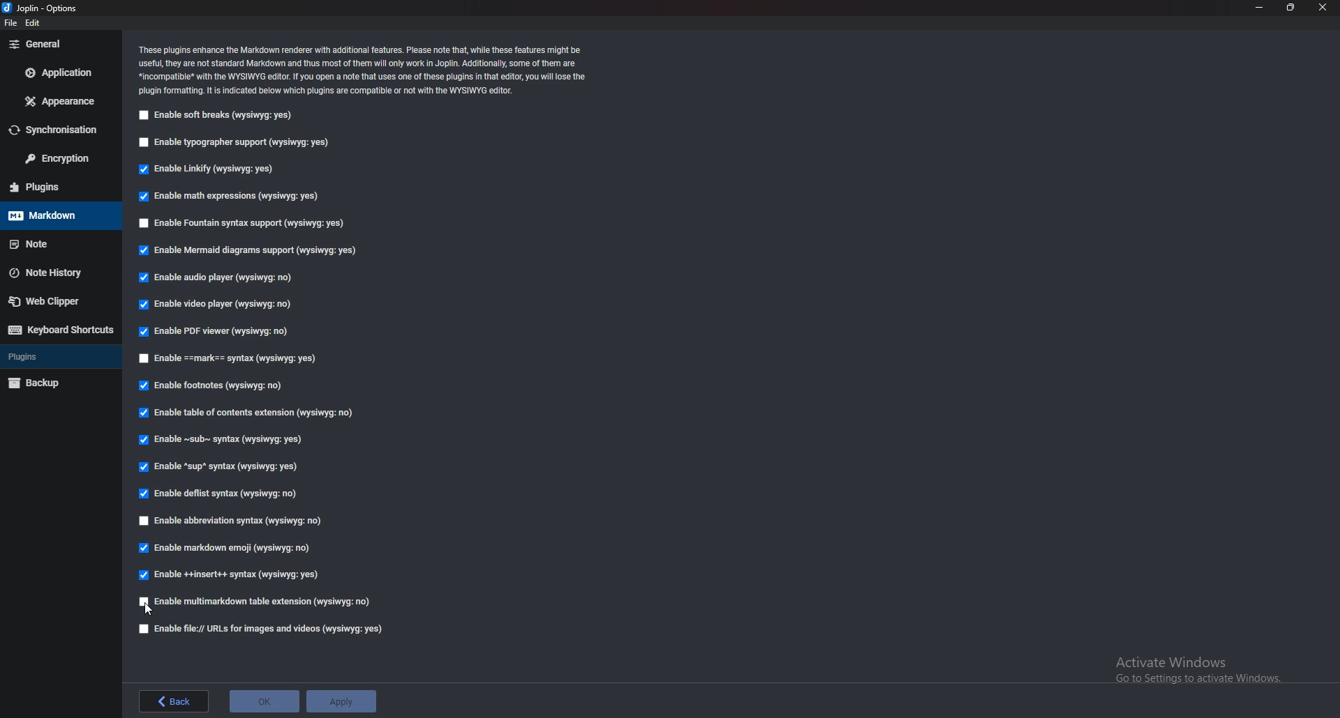 The height and width of the screenshot is (718, 1340). Describe the element at coordinates (265, 701) in the screenshot. I see `ok` at that location.